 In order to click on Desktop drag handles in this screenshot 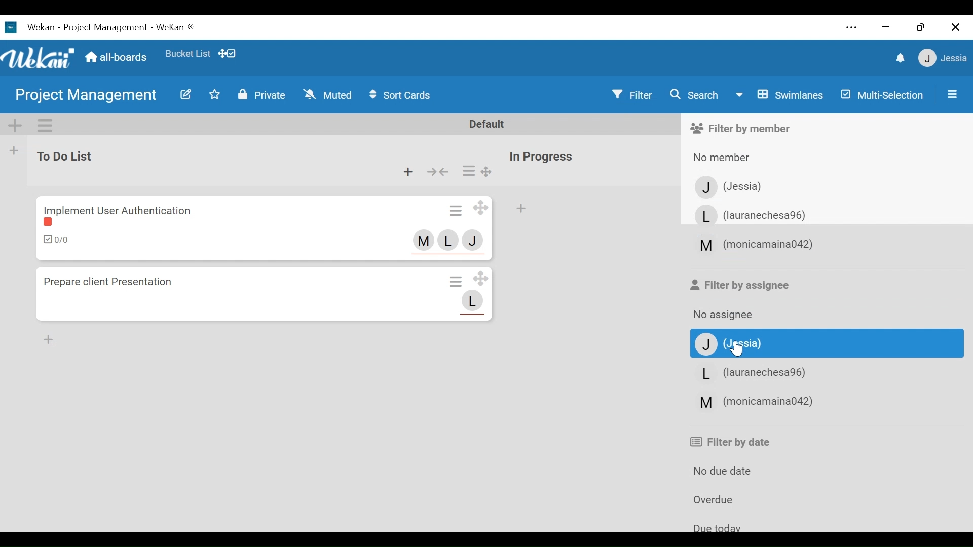, I will do `click(484, 209)`.